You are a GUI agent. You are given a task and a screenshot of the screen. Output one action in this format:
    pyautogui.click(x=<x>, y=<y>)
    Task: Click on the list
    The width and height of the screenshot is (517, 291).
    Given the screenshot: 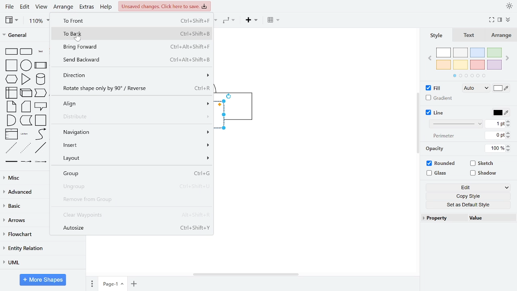 What is the action you would take?
    pyautogui.click(x=11, y=134)
    